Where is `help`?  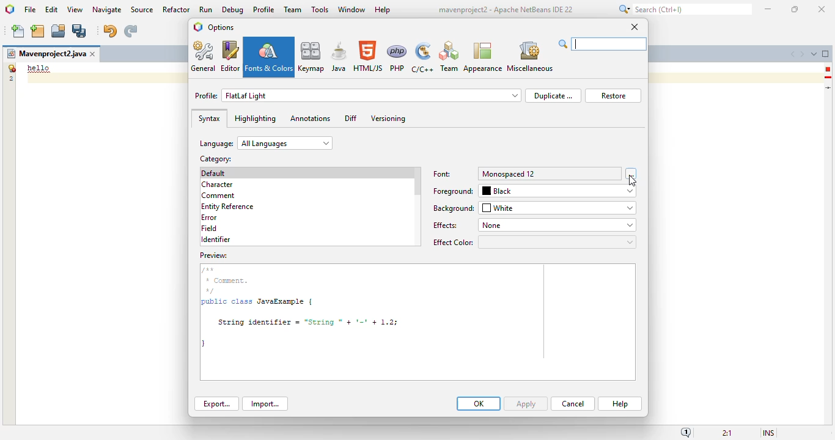 help is located at coordinates (620, 404).